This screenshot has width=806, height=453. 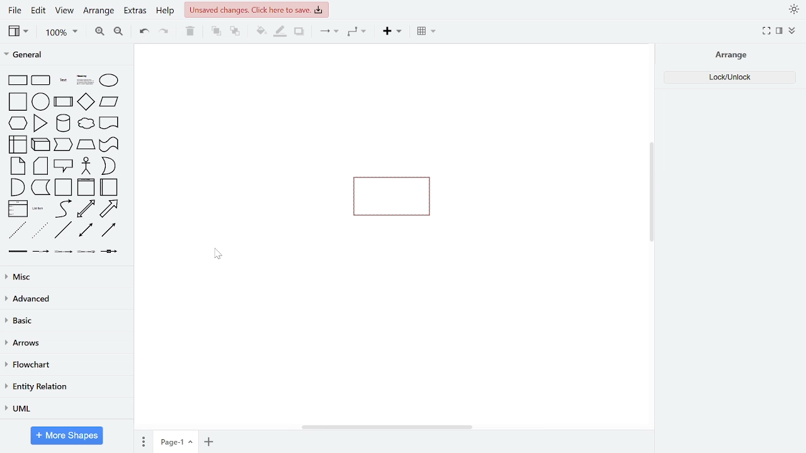 I want to click on connector with 2 label, so click(x=64, y=251).